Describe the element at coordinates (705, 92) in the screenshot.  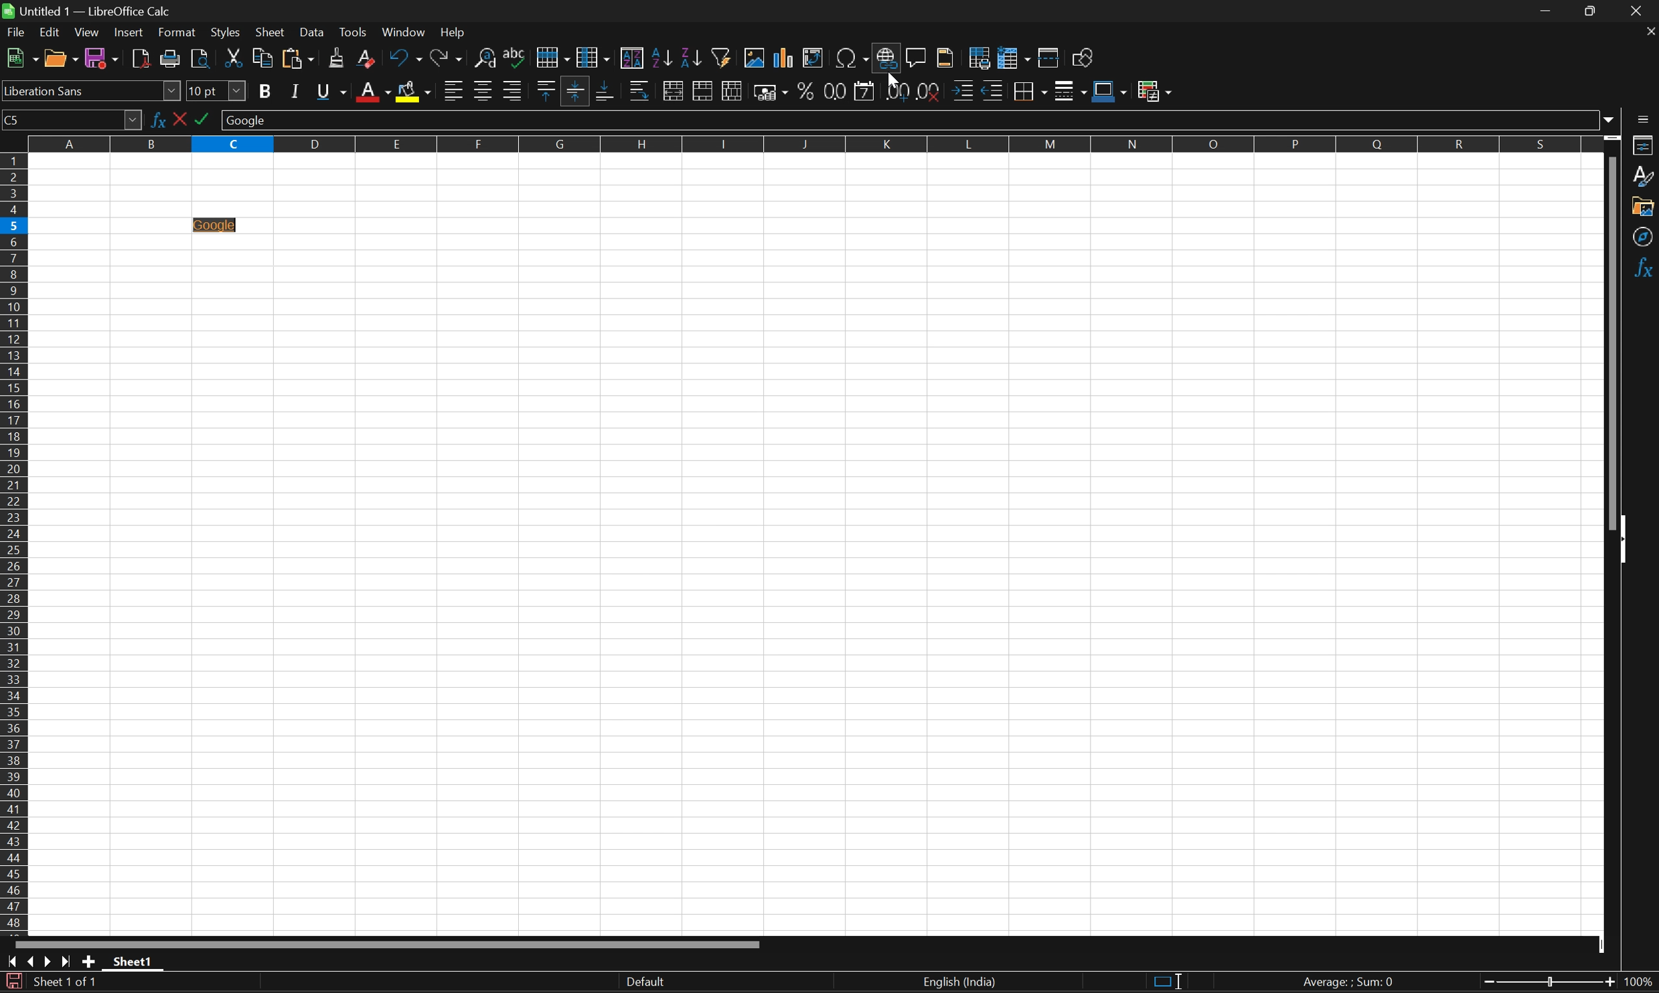
I see `Merge cells` at that location.